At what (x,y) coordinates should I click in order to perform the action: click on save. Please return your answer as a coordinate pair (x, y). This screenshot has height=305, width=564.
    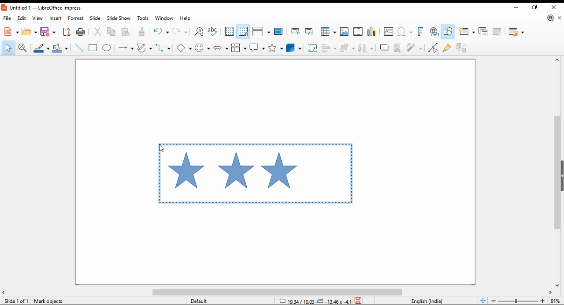
    Looking at the image, I should click on (358, 300).